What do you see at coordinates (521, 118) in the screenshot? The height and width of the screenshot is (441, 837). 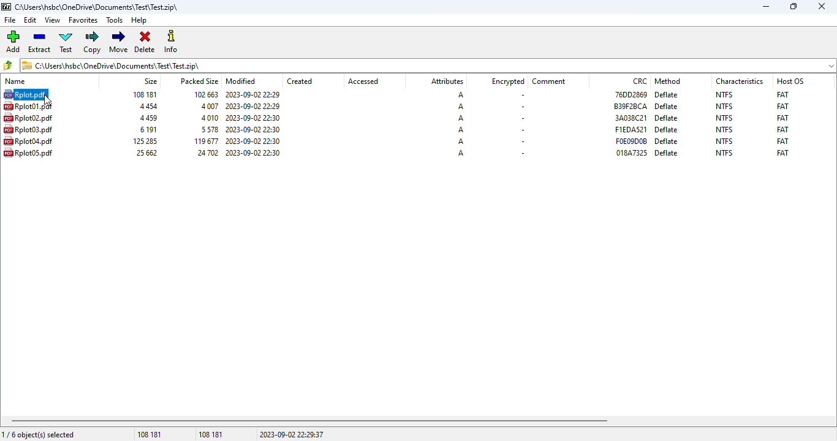 I see `-` at bounding box center [521, 118].